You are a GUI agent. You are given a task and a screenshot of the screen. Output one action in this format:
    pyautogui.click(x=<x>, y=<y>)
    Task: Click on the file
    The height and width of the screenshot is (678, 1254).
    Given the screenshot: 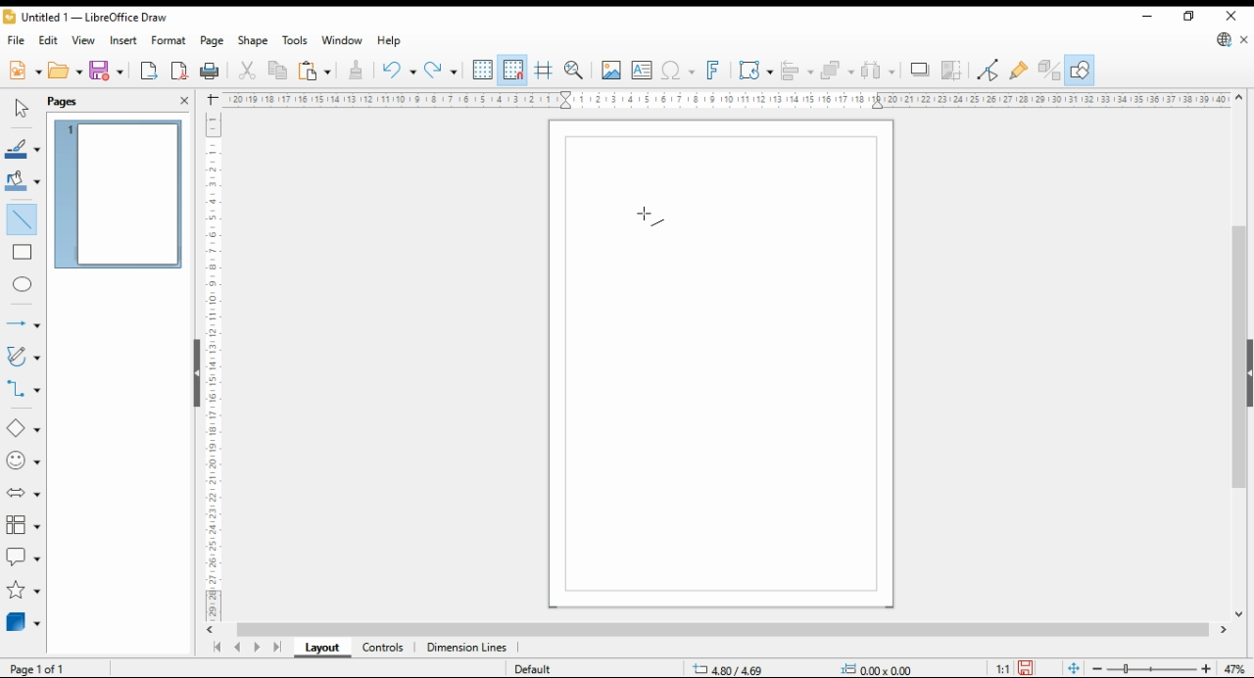 What is the action you would take?
    pyautogui.click(x=17, y=41)
    